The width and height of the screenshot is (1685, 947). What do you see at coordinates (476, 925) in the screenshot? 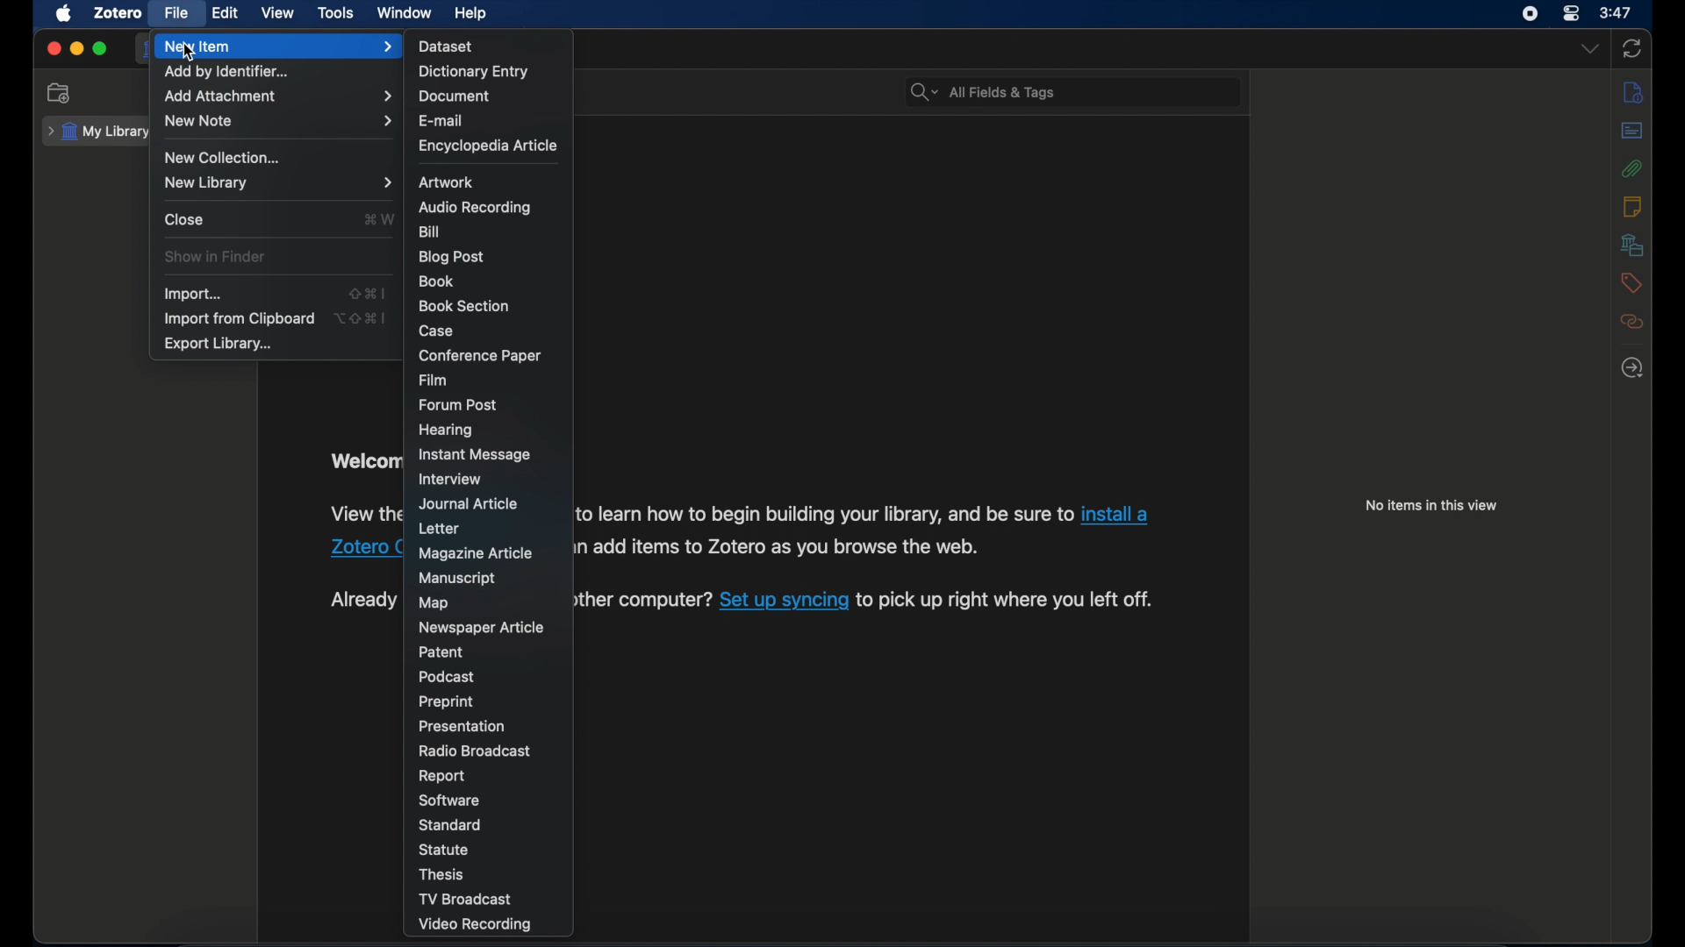
I see `video recording` at bounding box center [476, 925].